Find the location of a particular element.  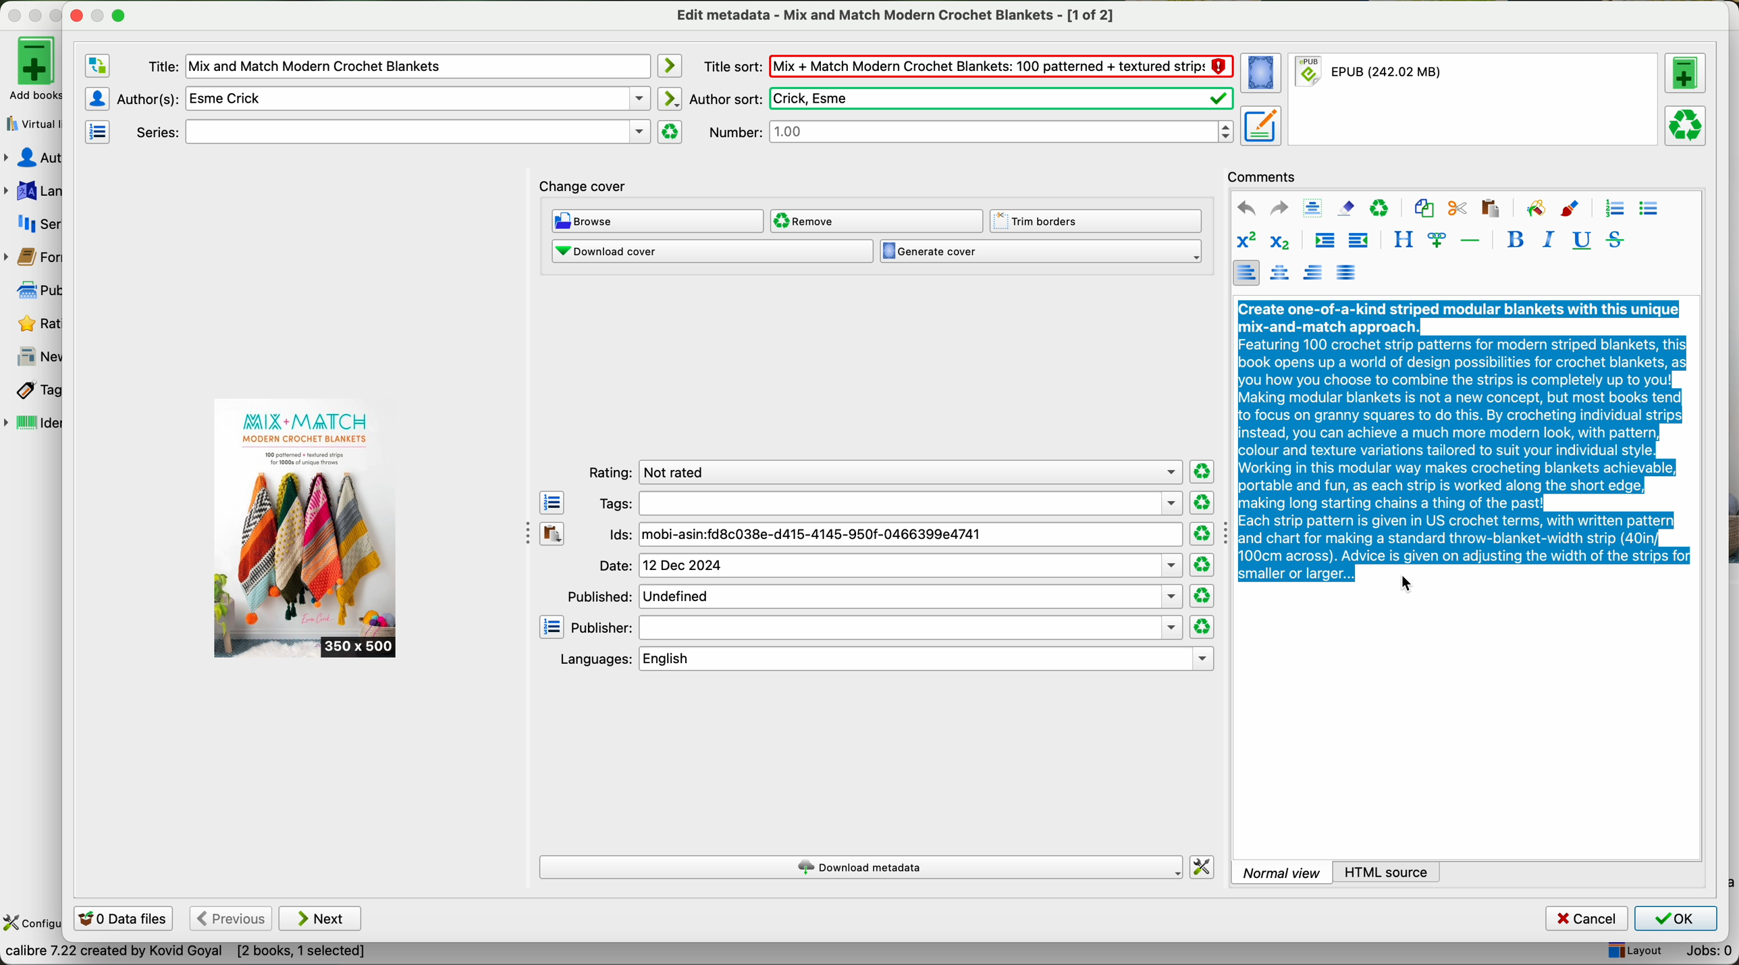

clear rating is located at coordinates (1203, 472).